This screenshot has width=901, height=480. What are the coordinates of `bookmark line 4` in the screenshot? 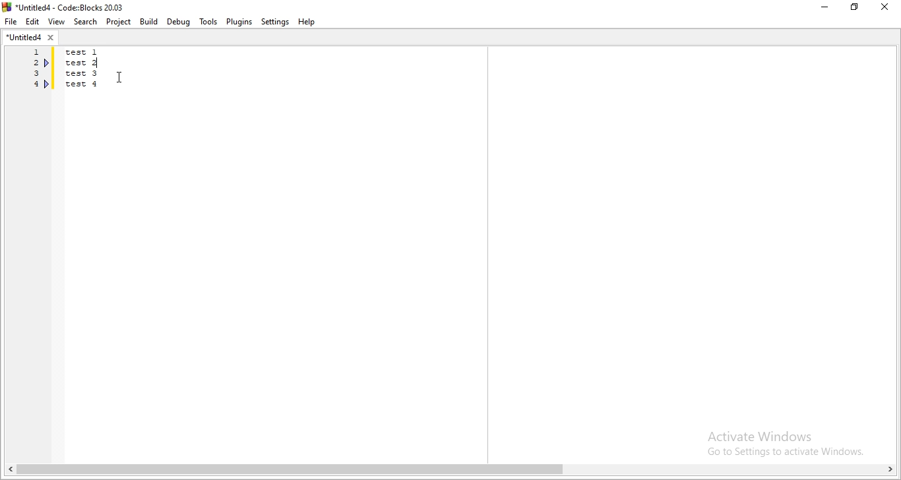 It's located at (47, 84).